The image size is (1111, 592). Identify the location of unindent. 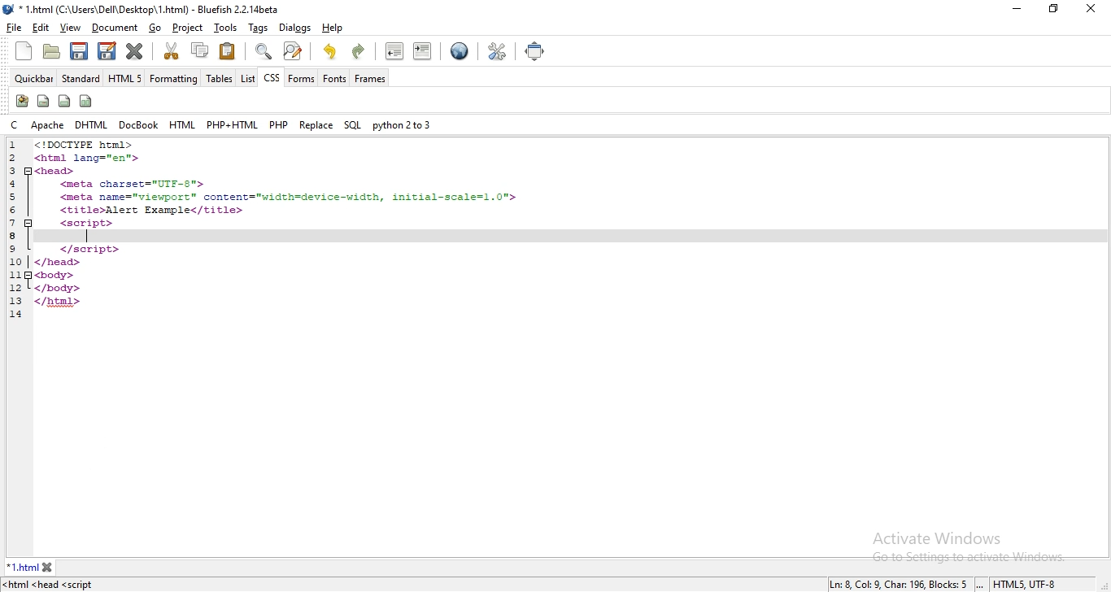
(394, 50).